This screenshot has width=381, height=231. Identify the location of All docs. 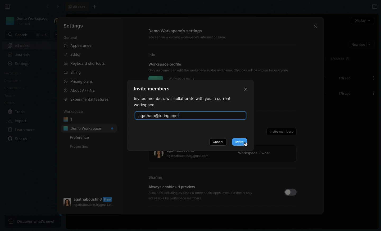
(76, 7).